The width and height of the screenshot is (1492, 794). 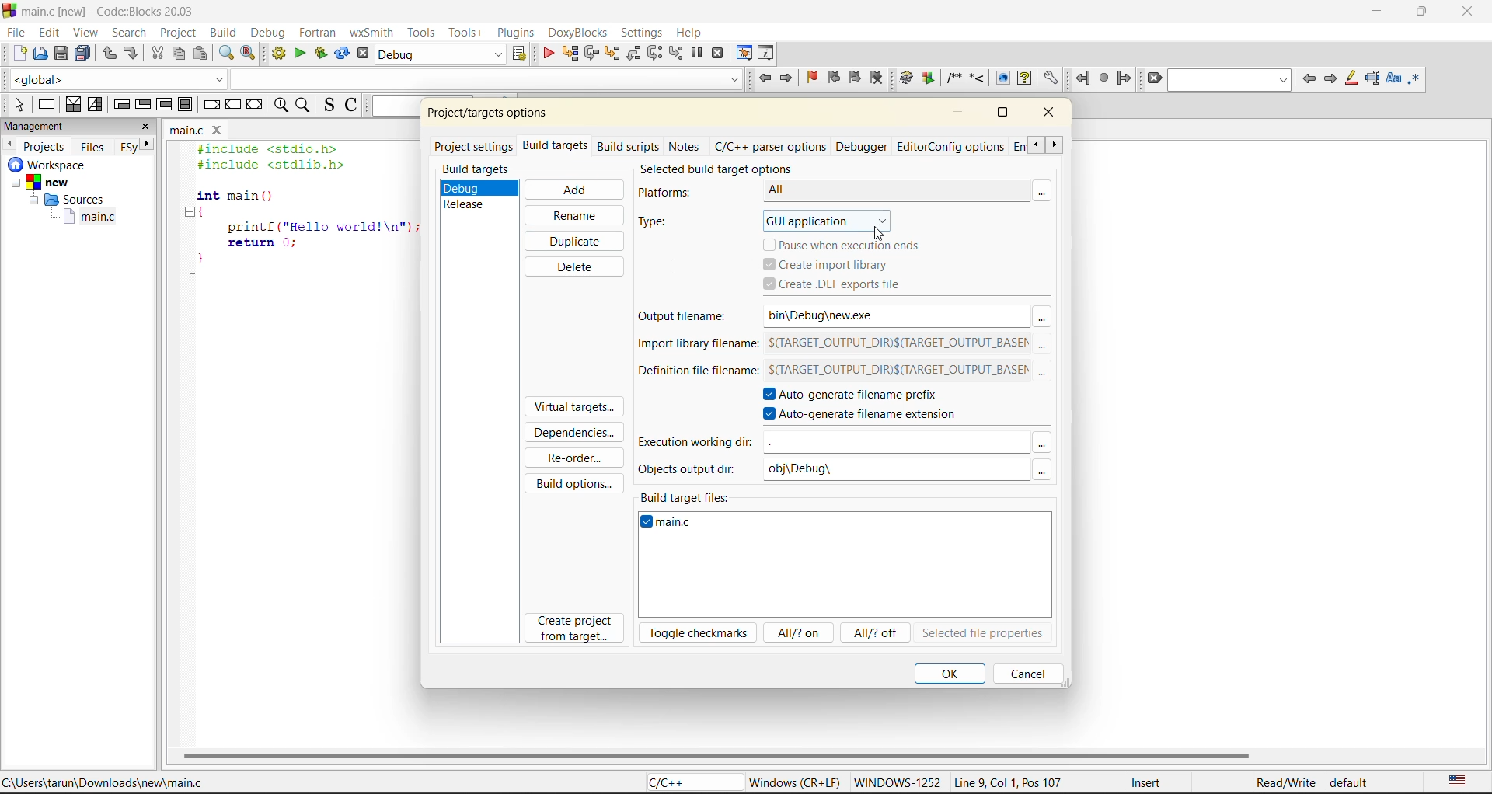 What do you see at coordinates (304, 106) in the screenshot?
I see `zoom out` at bounding box center [304, 106].